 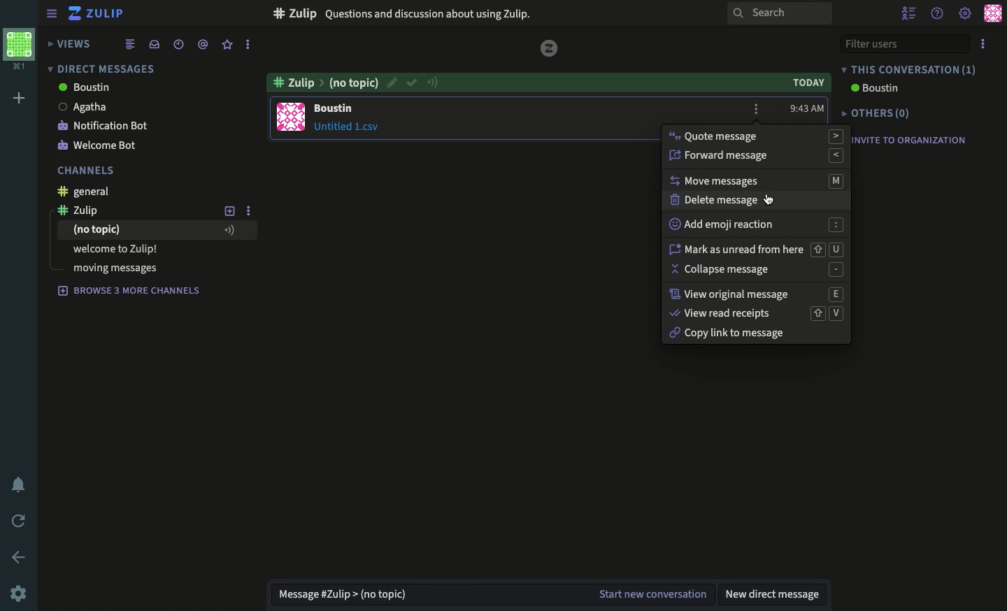 I want to click on add workspace, so click(x=20, y=96).